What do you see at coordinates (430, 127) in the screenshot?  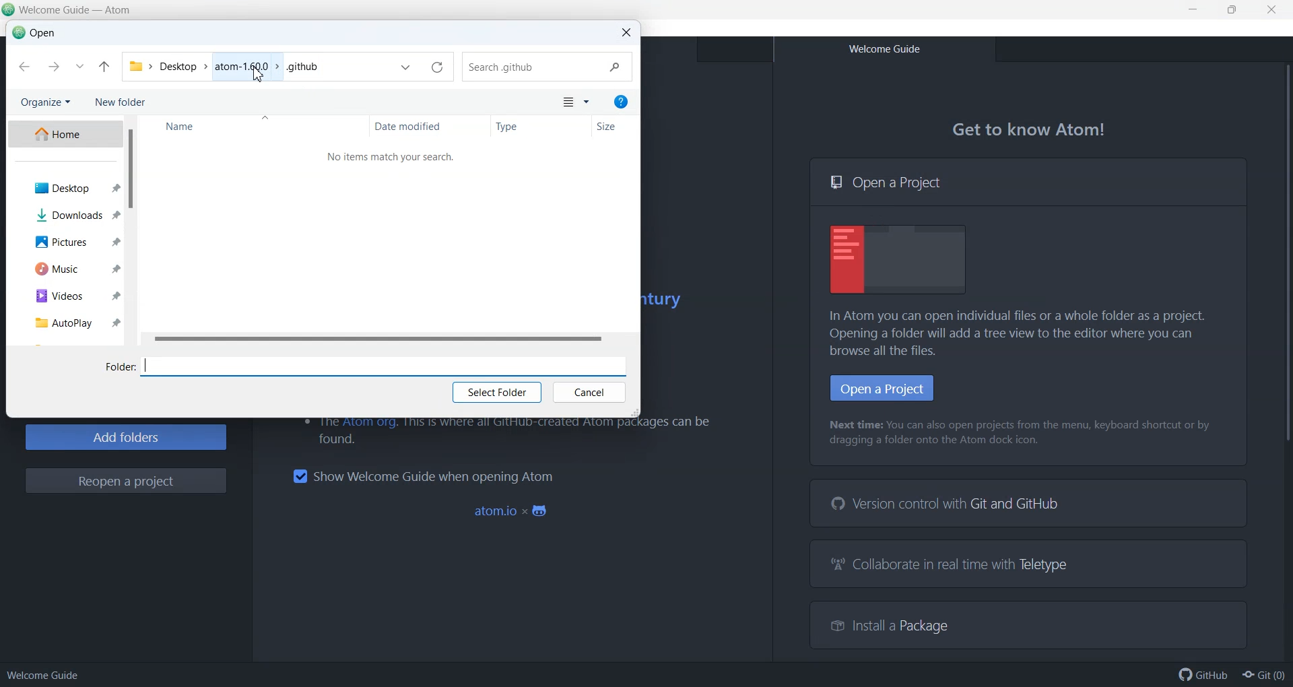 I see `Date modified` at bounding box center [430, 127].